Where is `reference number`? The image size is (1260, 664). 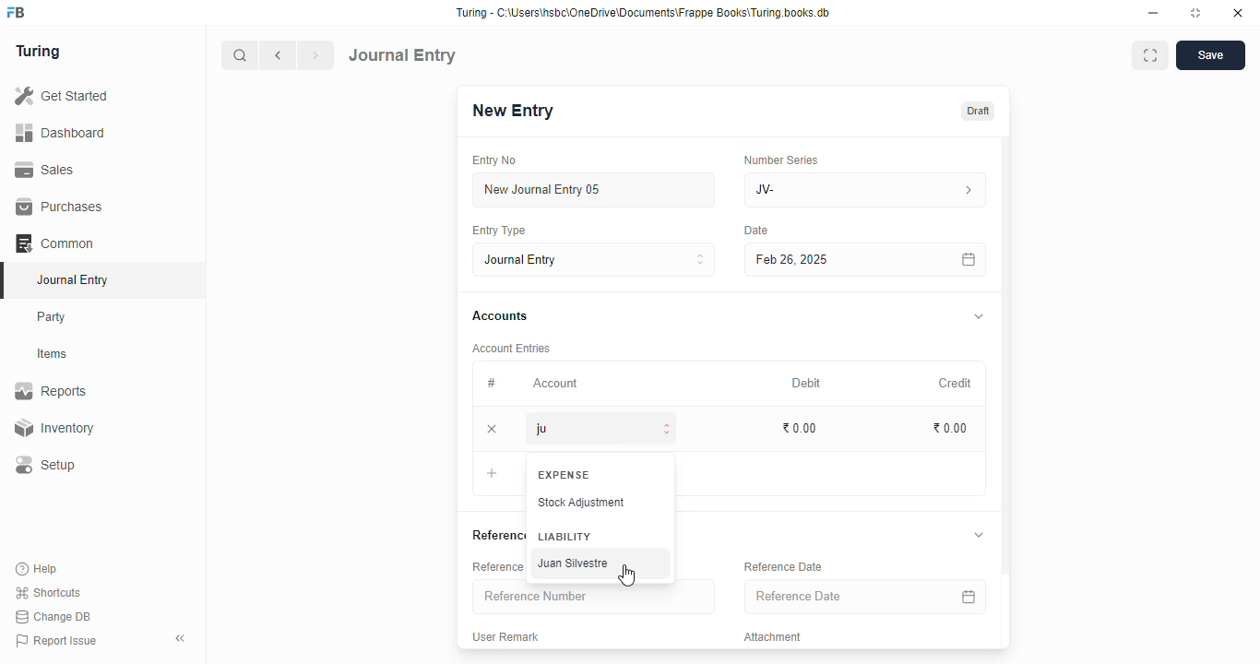
reference number is located at coordinates (594, 601).